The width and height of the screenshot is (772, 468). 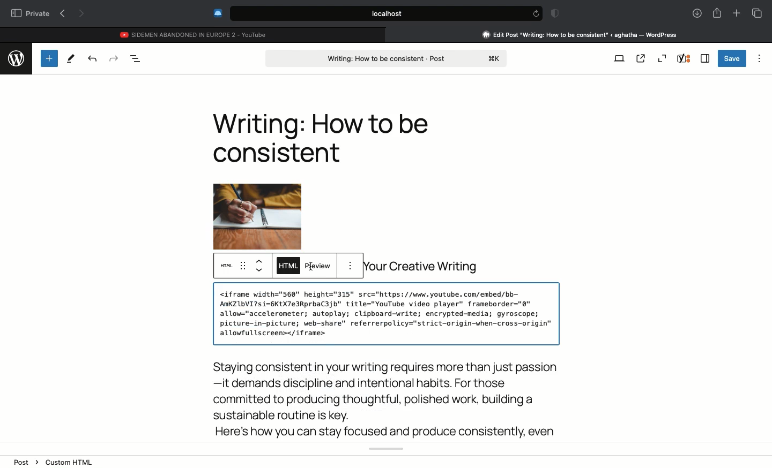 I want to click on Downlaods, so click(x=695, y=14).